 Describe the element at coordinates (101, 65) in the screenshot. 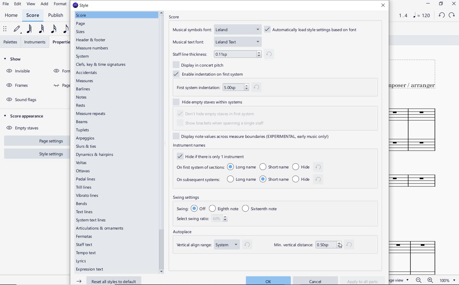

I see `clefs` at that location.